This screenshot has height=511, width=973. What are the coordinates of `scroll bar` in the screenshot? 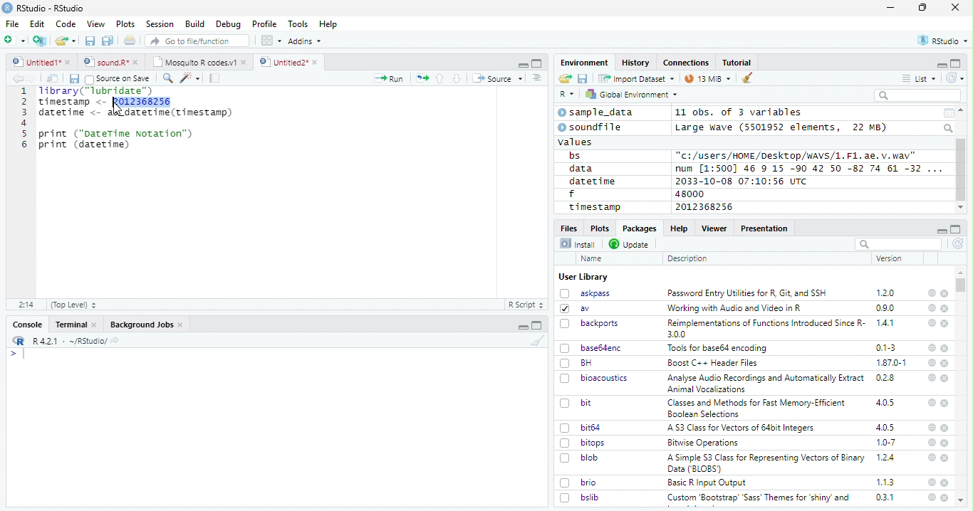 It's located at (962, 285).